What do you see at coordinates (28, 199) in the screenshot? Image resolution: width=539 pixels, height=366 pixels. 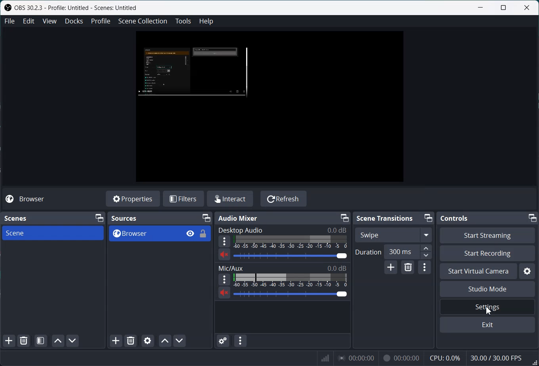 I see `Browser` at bounding box center [28, 199].